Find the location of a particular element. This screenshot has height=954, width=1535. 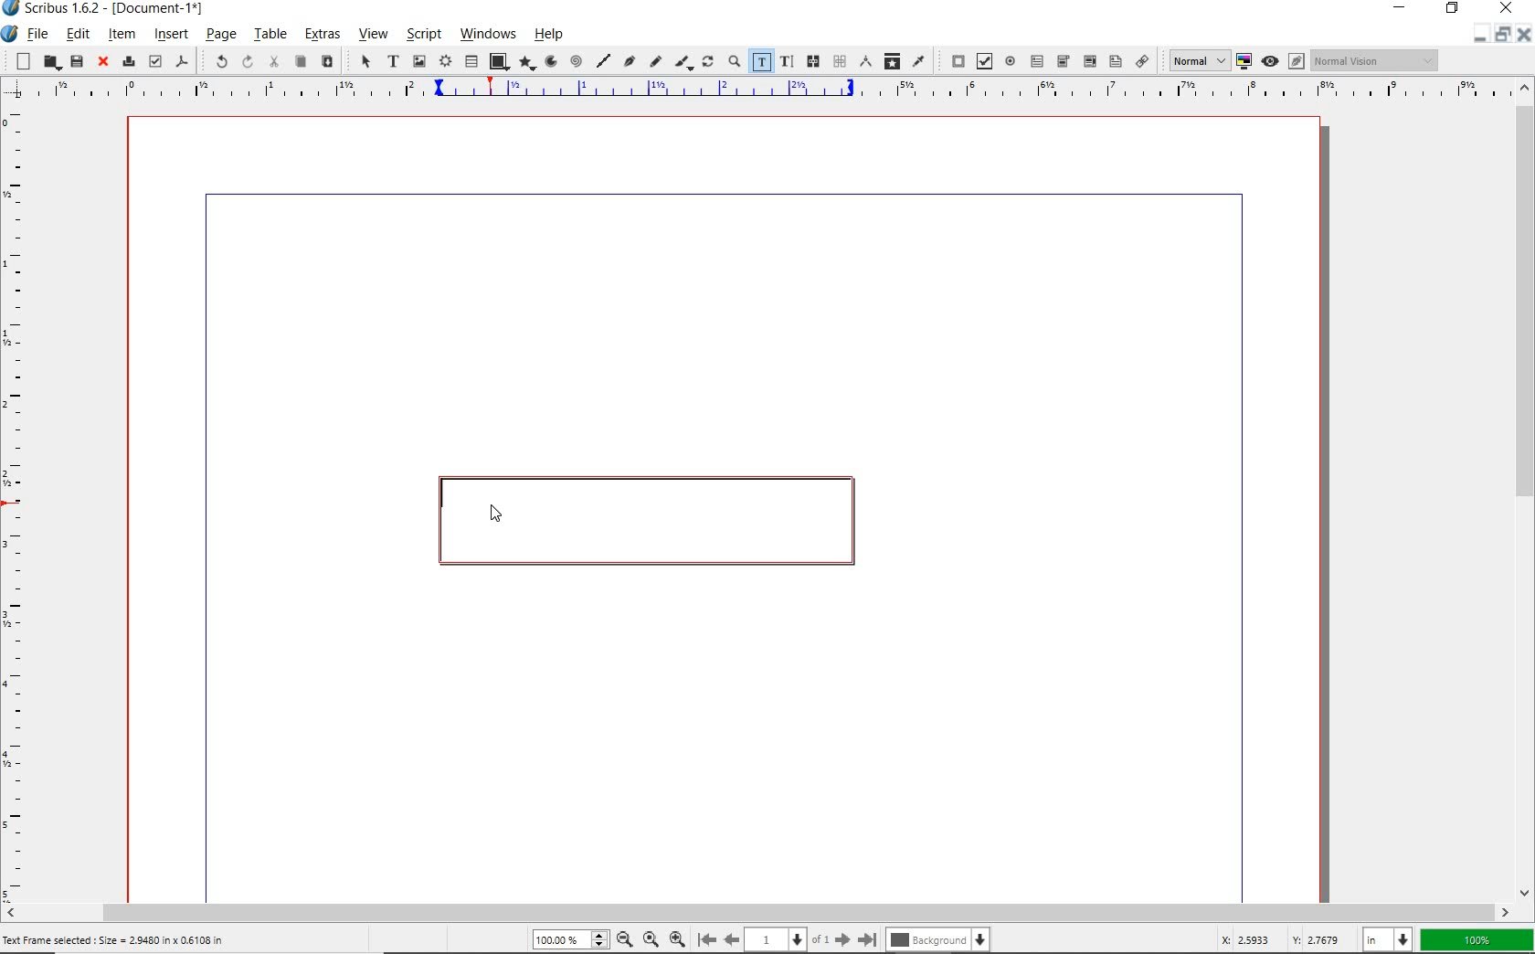

Normal vision is located at coordinates (1375, 61).